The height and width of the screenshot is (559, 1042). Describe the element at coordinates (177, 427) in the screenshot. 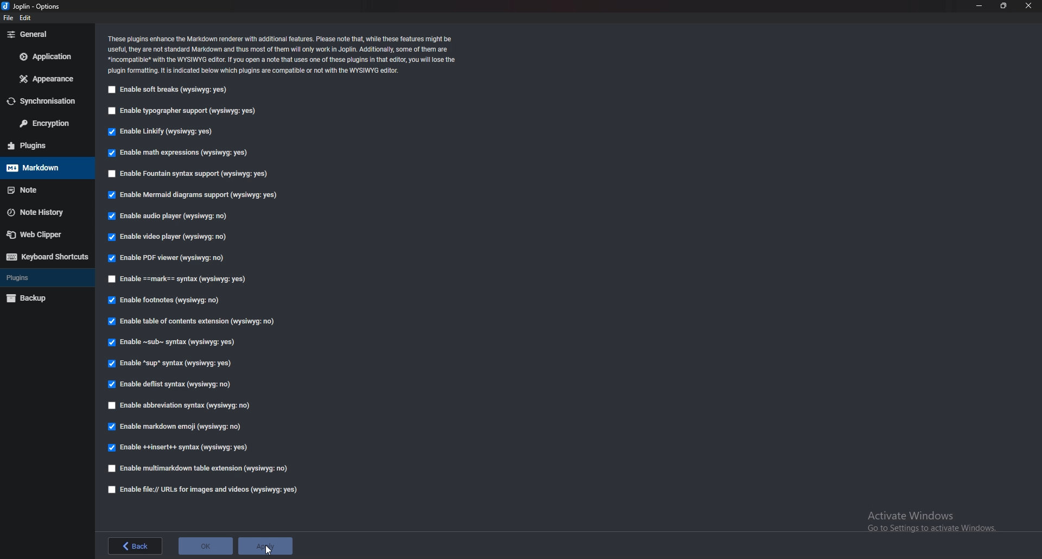

I see `enable markdown emoji` at that location.